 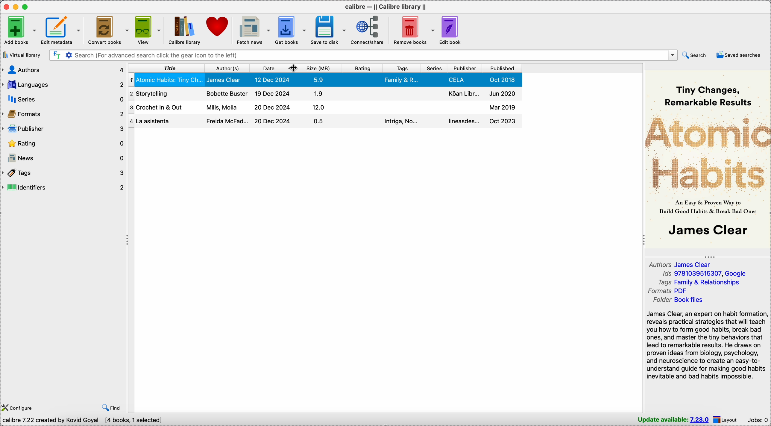 What do you see at coordinates (22, 55) in the screenshot?
I see `virtual library` at bounding box center [22, 55].